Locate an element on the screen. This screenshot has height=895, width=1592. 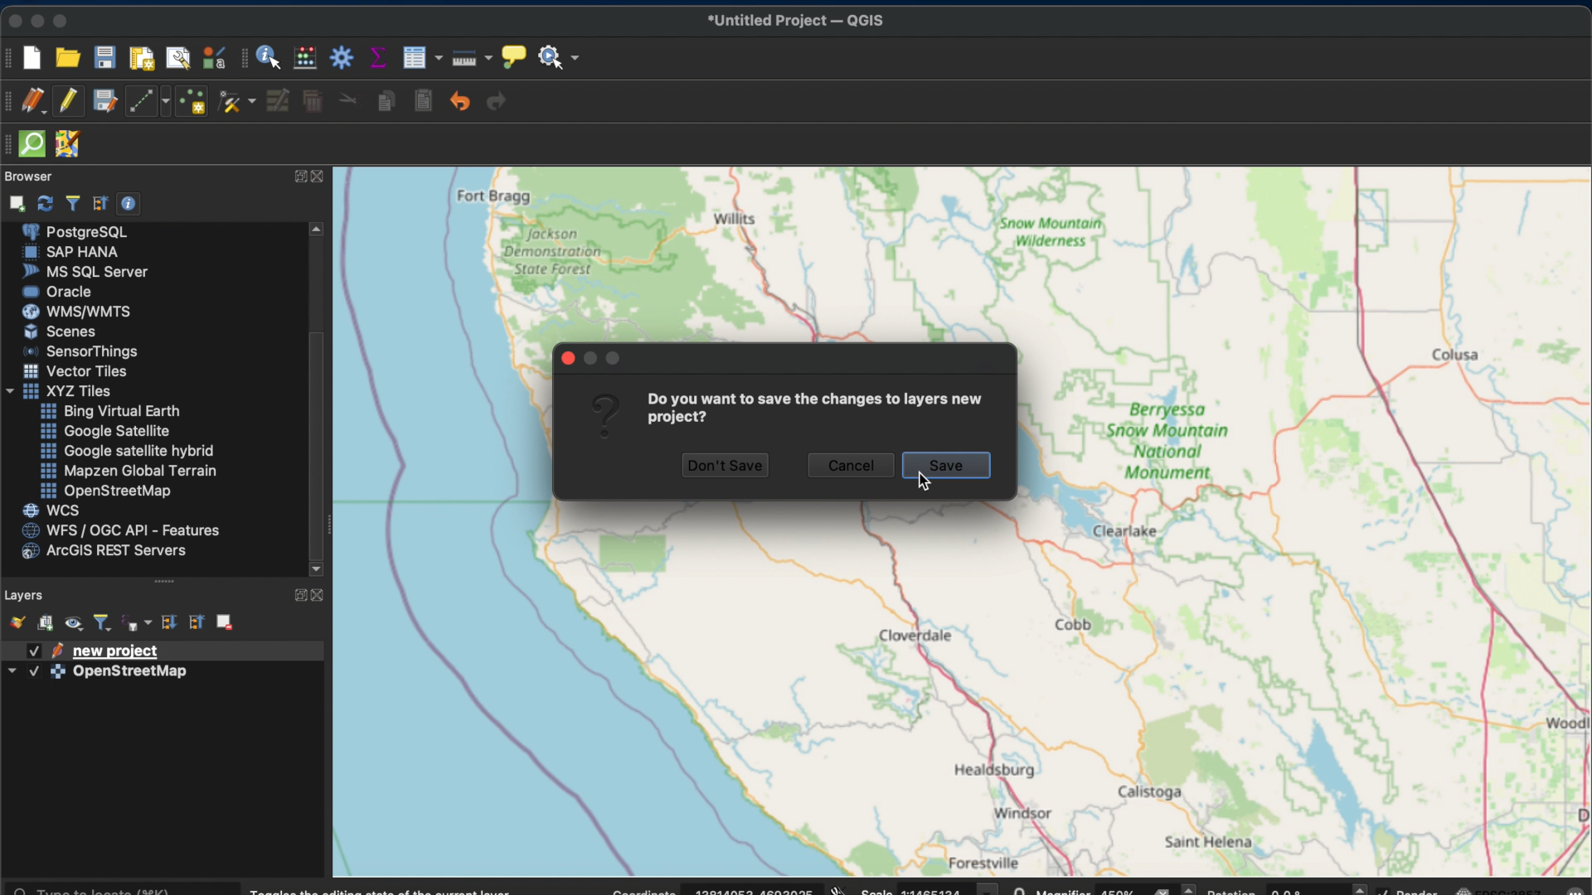
collapse all is located at coordinates (196, 623).